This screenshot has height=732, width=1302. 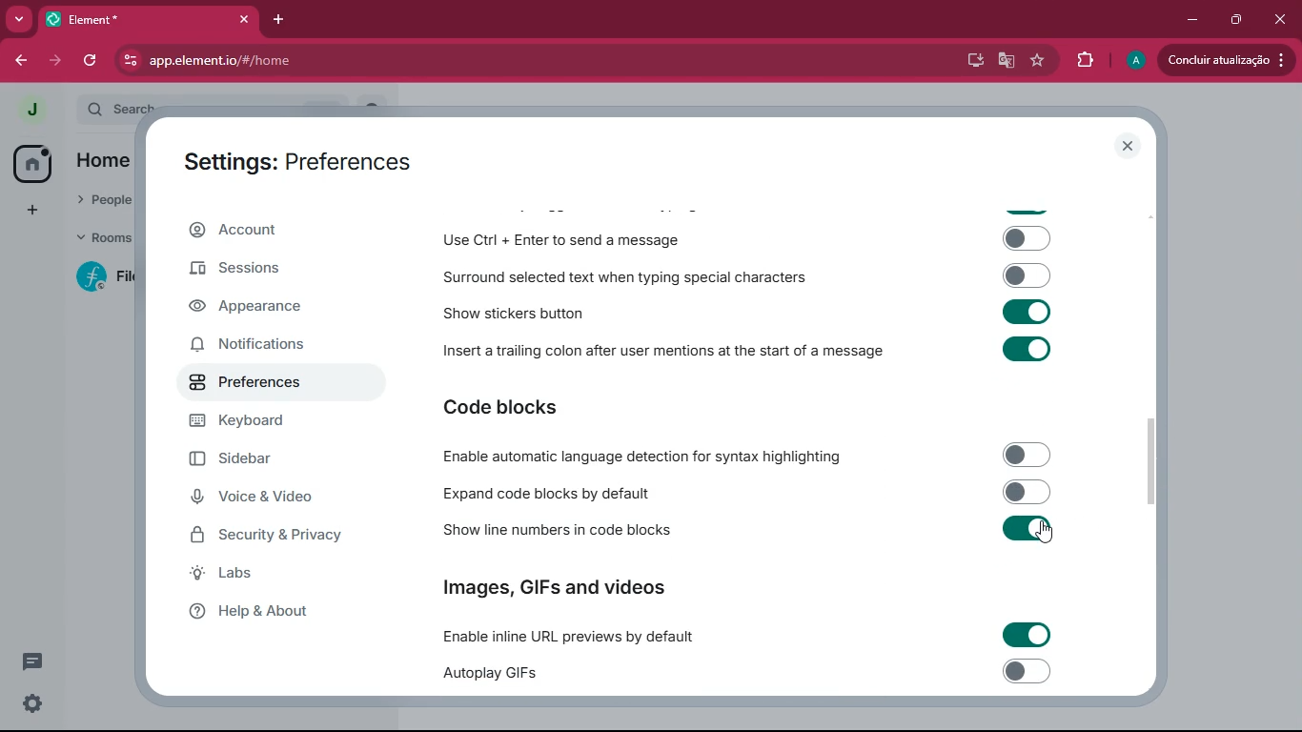 I want to click on search ctrl k, so click(x=223, y=110).